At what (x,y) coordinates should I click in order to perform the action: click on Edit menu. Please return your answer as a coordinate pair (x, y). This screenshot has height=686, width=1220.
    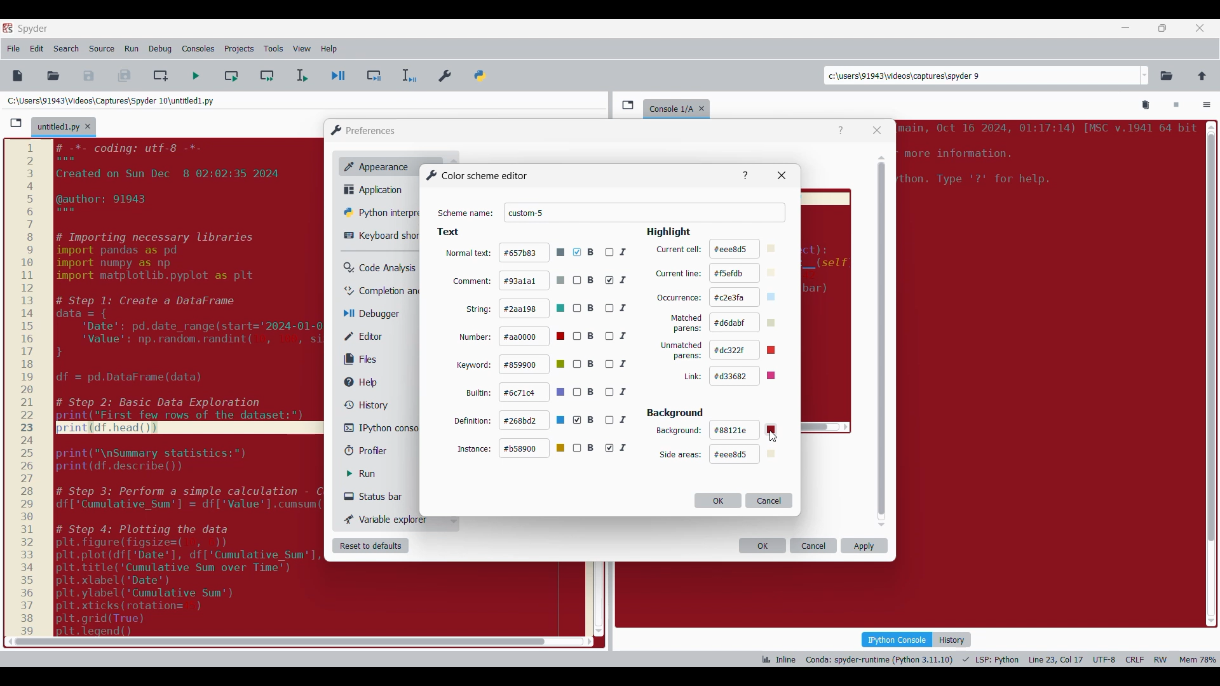
    Looking at the image, I should click on (37, 49).